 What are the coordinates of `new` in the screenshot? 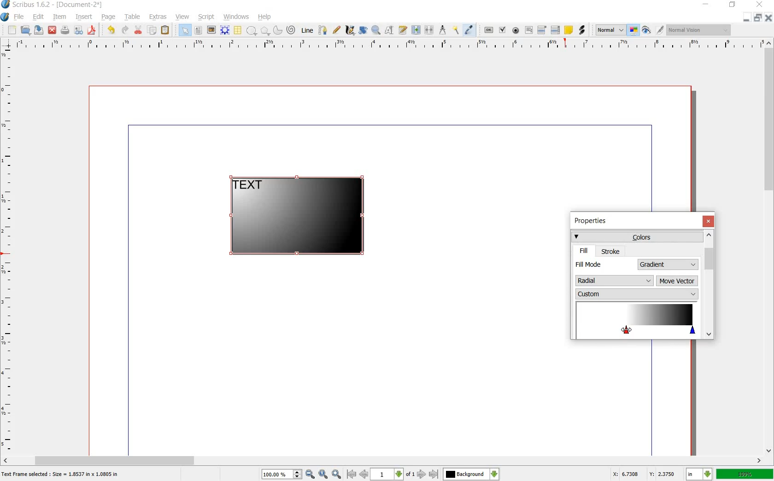 It's located at (12, 30).